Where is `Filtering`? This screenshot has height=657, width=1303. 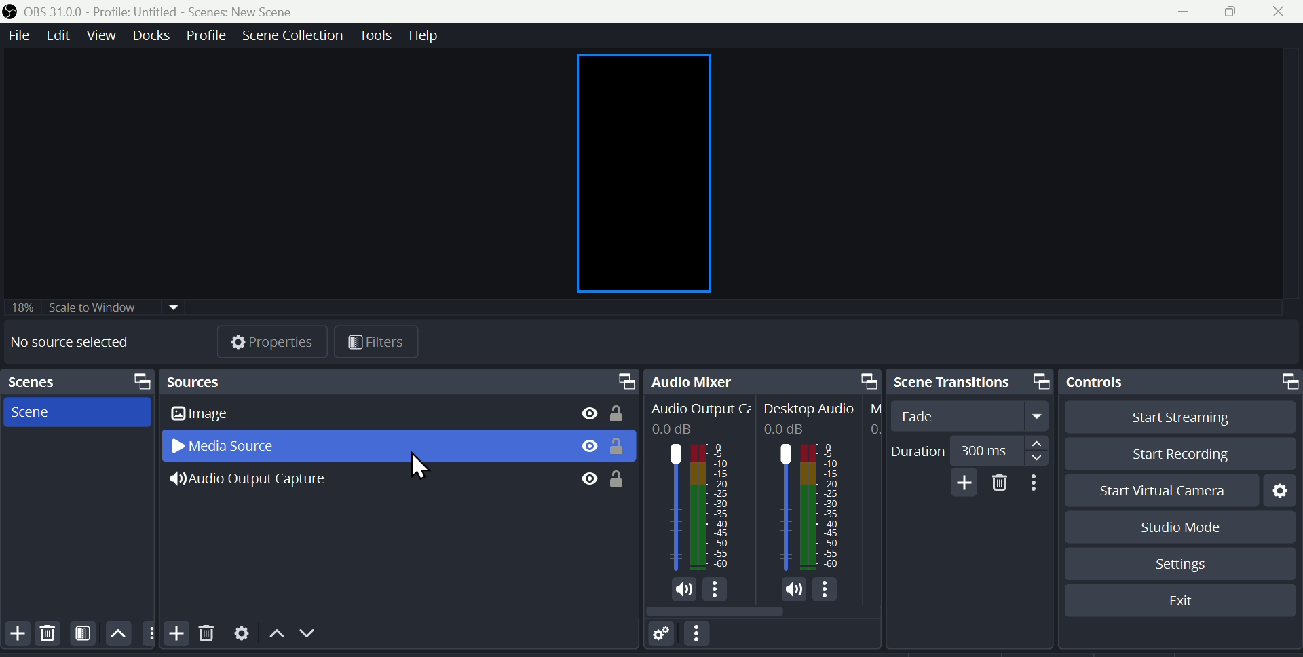
Filtering is located at coordinates (83, 637).